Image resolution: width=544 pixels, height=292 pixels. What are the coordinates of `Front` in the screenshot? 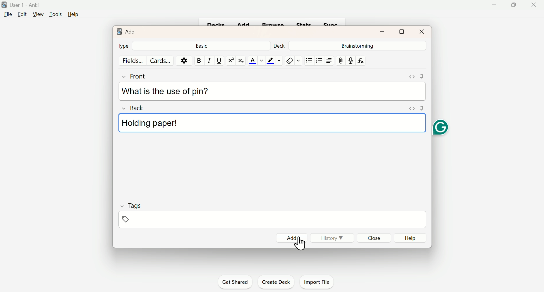 It's located at (140, 75).